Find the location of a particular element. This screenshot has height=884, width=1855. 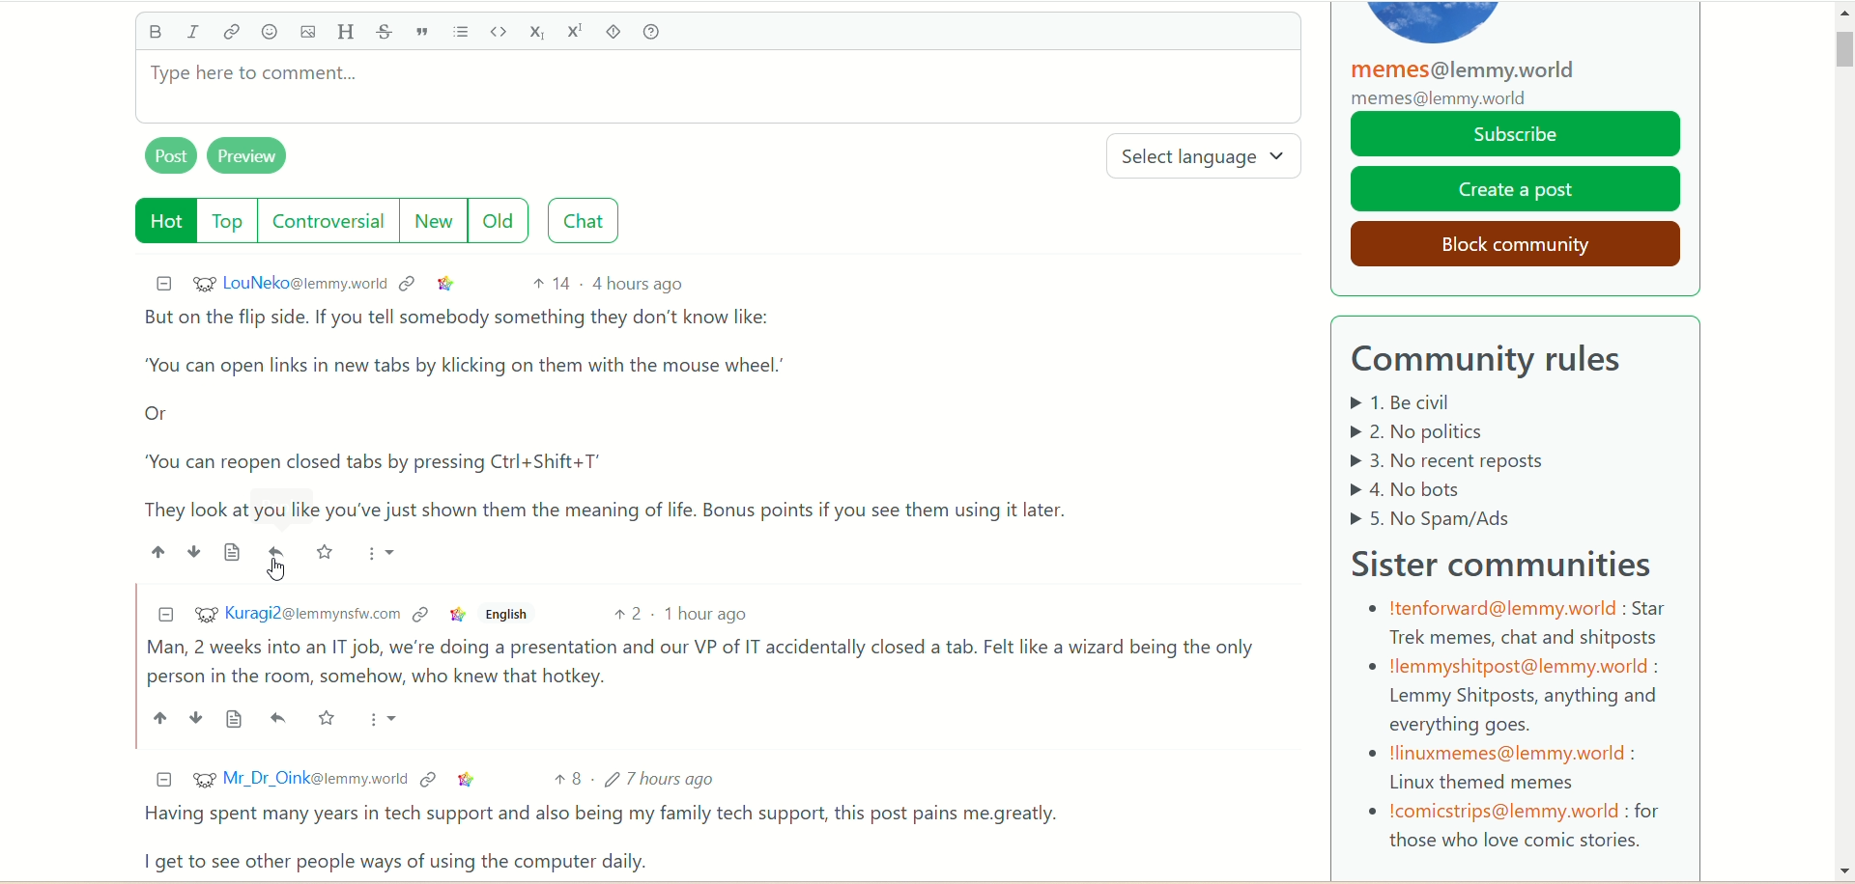

emoji is located at coordinates (269, 33).